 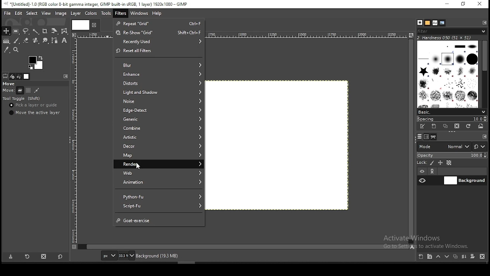 What do you see at coordinates (412, 141) in the screenshot?
I see `horizontal scroll bar` at bounding box center [412, 141].